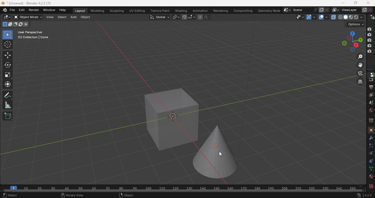 Image resolution: width=375 pixels, height=198 pixels. Describe the element at coordinates (343, 3) in the screenshot. I see `Minimize` at that location.